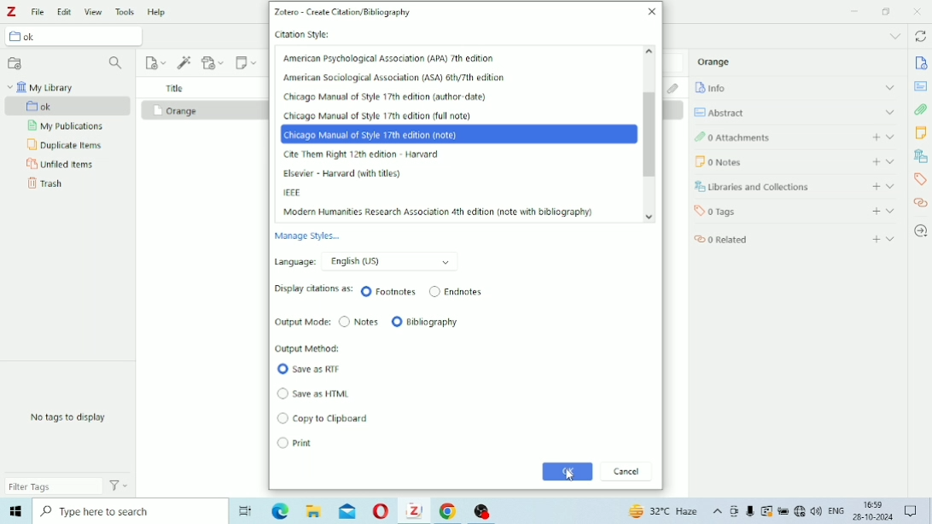 The height and width of the screenshot is (524, 932). I want to click on American Sociological Association (ASA) 6th/7th edition, so click(395, 77).